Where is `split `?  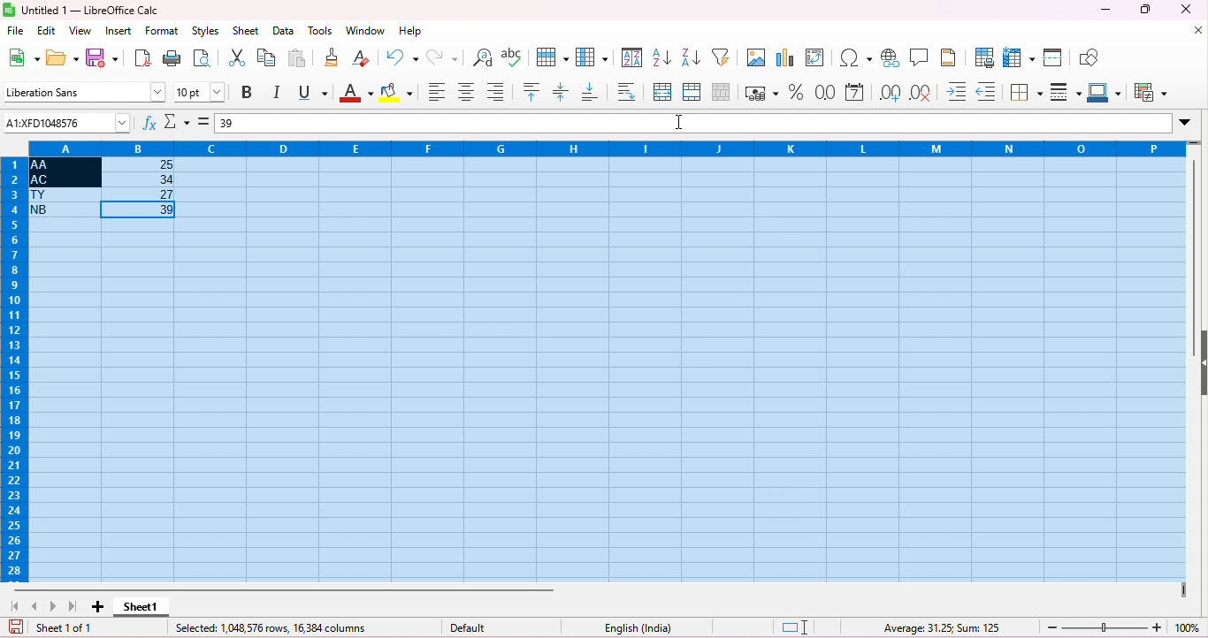
split  is located at coordinates (1055, 57).